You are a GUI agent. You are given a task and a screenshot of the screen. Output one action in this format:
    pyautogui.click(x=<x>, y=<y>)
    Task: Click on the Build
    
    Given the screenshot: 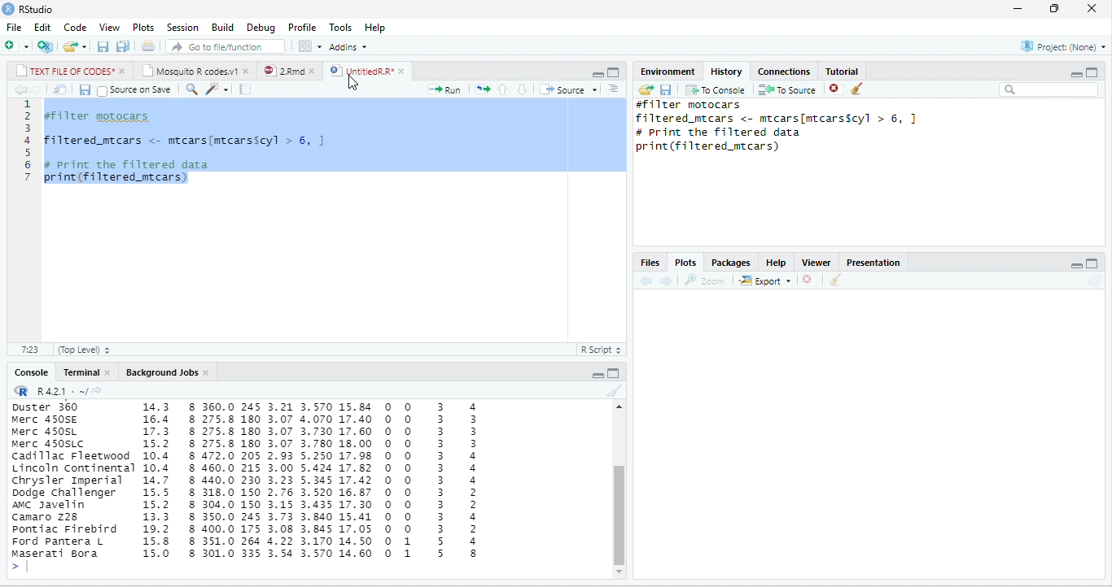 What is the action you would take?
    pyautogui.click(x=222, y=27)
    